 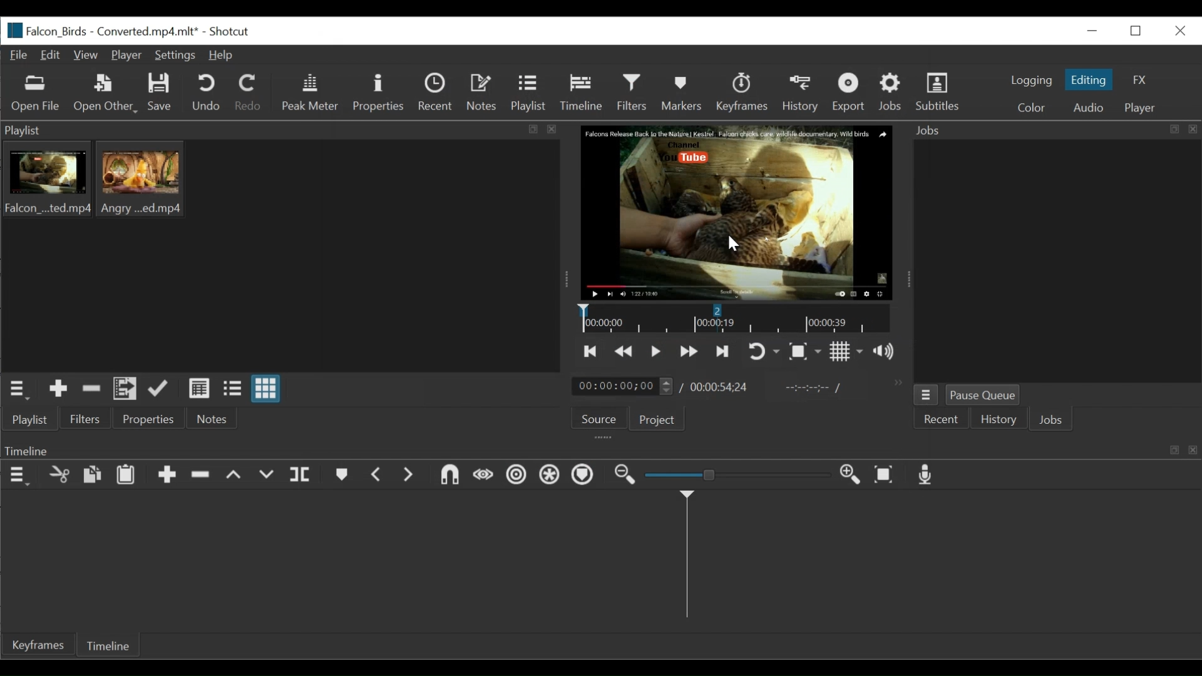 What do you see at coordinates (883, 476) in the screenshot?
I see `Zoom timeline to fit` at bounding box center [883, 476].